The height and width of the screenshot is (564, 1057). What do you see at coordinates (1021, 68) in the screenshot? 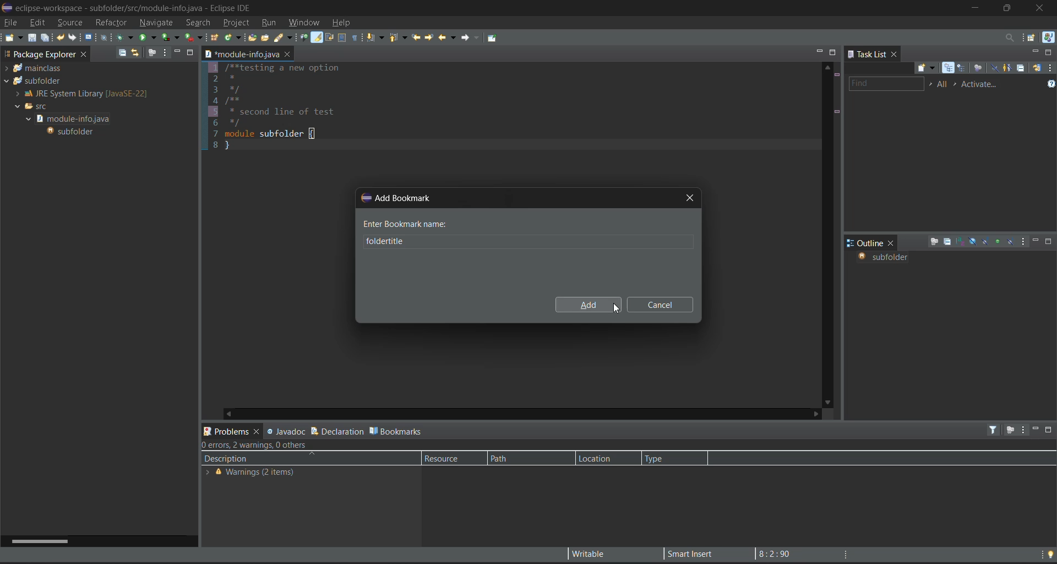
I see `collapse all` at bounding box center [1021, 68].